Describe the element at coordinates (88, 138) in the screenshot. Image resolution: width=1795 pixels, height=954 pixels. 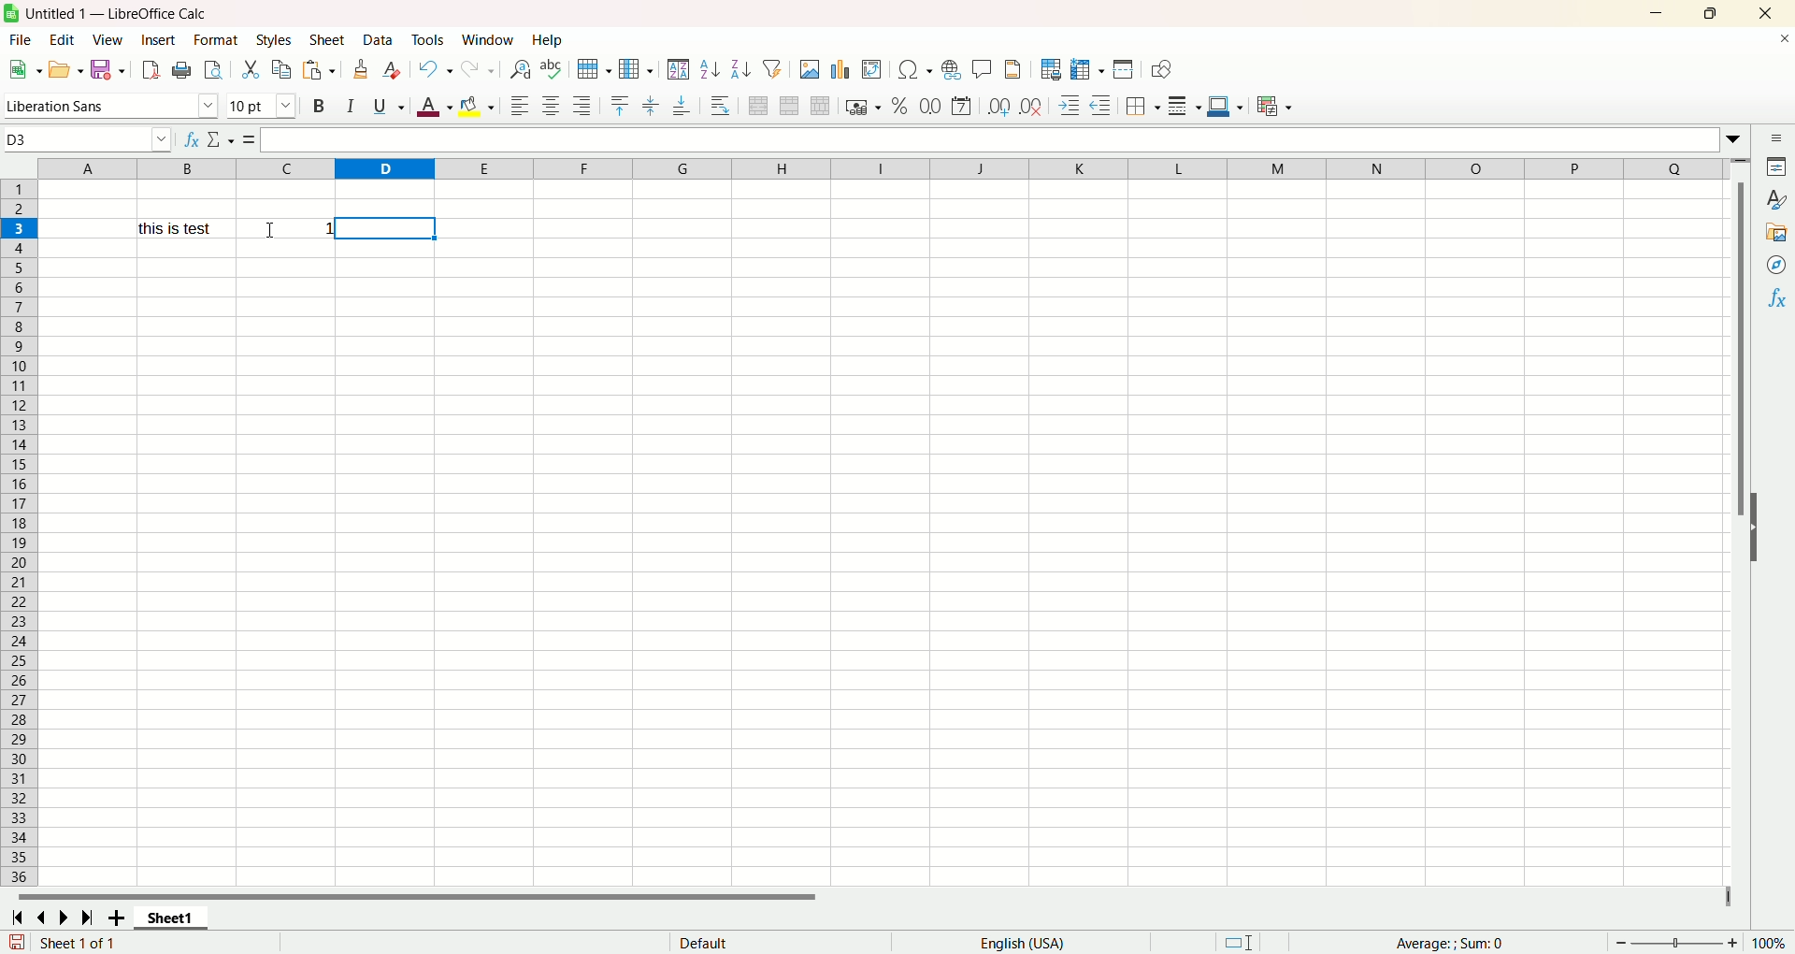
I see `name box` at that location.